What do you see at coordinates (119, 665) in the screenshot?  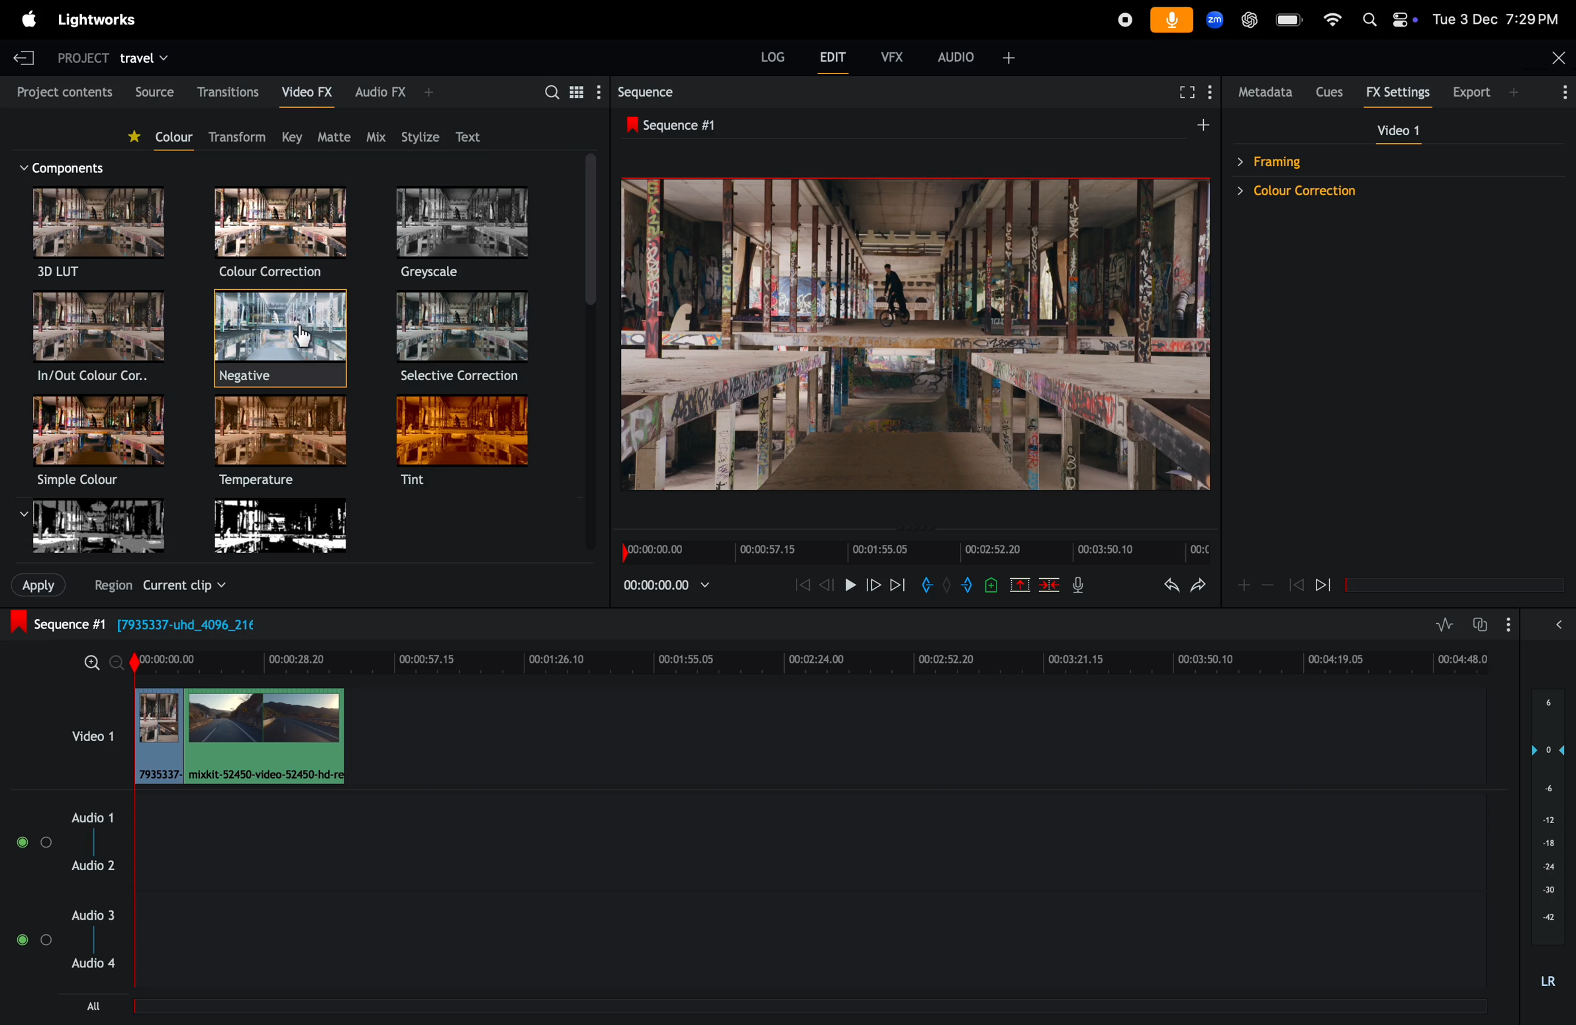 I see `zoom in` at bounding box center [119, 665].